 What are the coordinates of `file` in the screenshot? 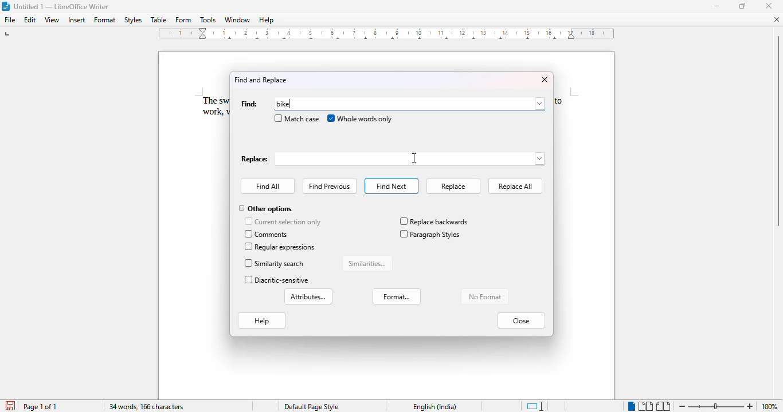 It's located at (10, 19).